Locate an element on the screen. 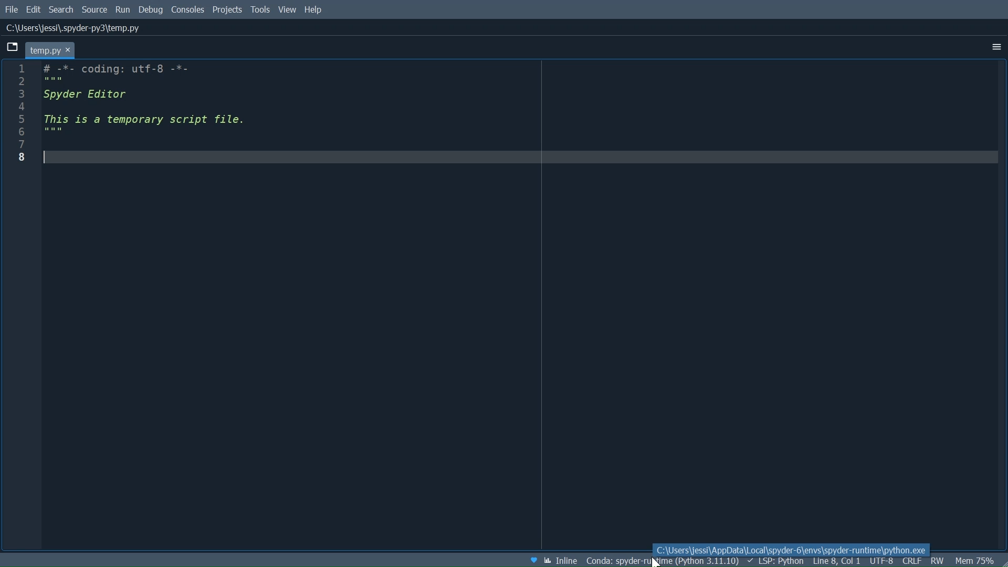 The width and height of the screenshot is (1008, 567). File is located at coordinates (12, 9).